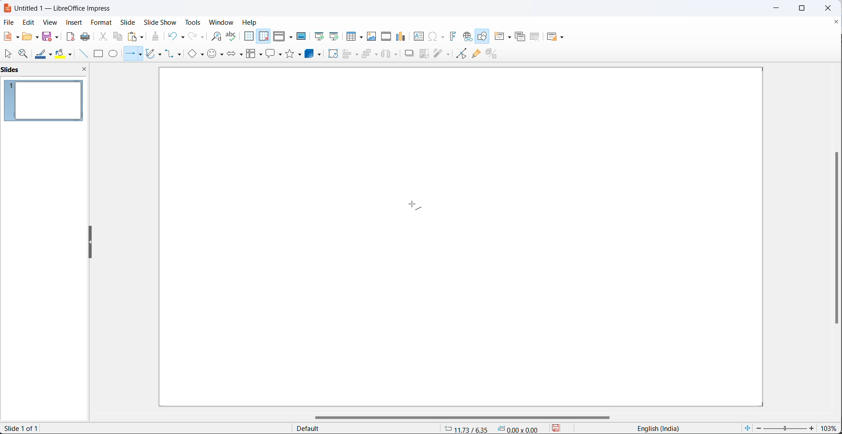 The image size is (842, 434). I want to click on duplicate slide, so click(519, 38).